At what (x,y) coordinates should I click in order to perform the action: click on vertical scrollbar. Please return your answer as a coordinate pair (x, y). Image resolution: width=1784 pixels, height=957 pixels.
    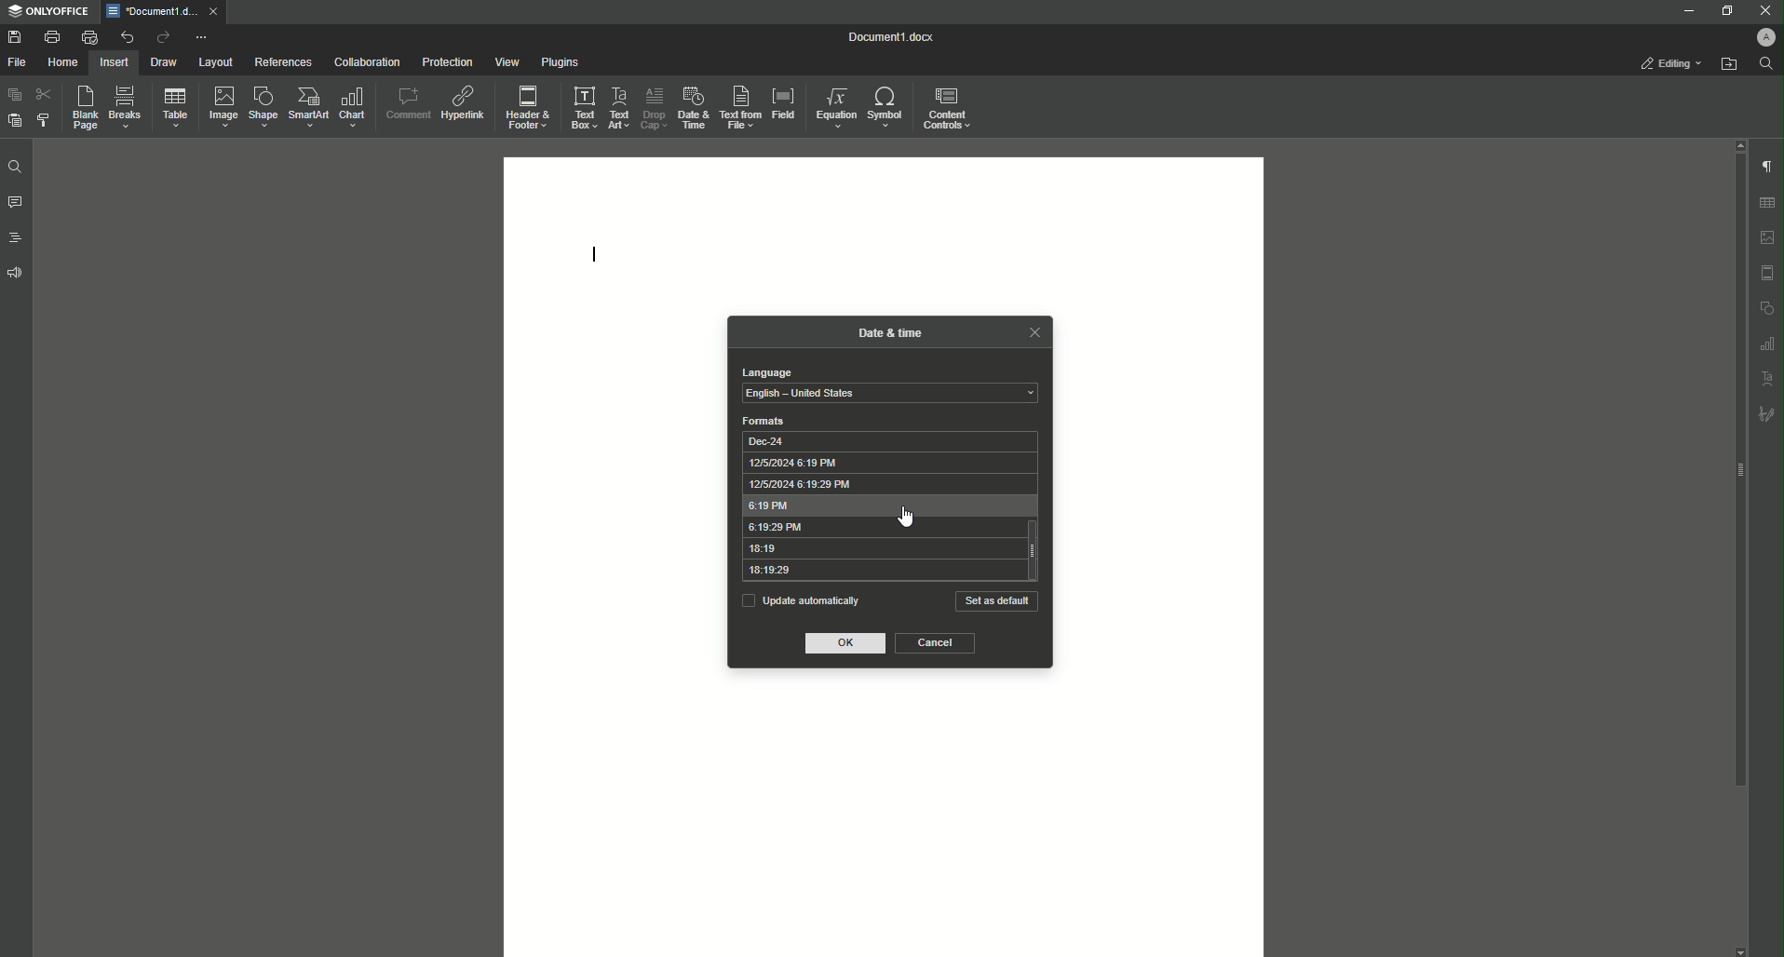
    Looking at the image, I should click on (1035, 549).